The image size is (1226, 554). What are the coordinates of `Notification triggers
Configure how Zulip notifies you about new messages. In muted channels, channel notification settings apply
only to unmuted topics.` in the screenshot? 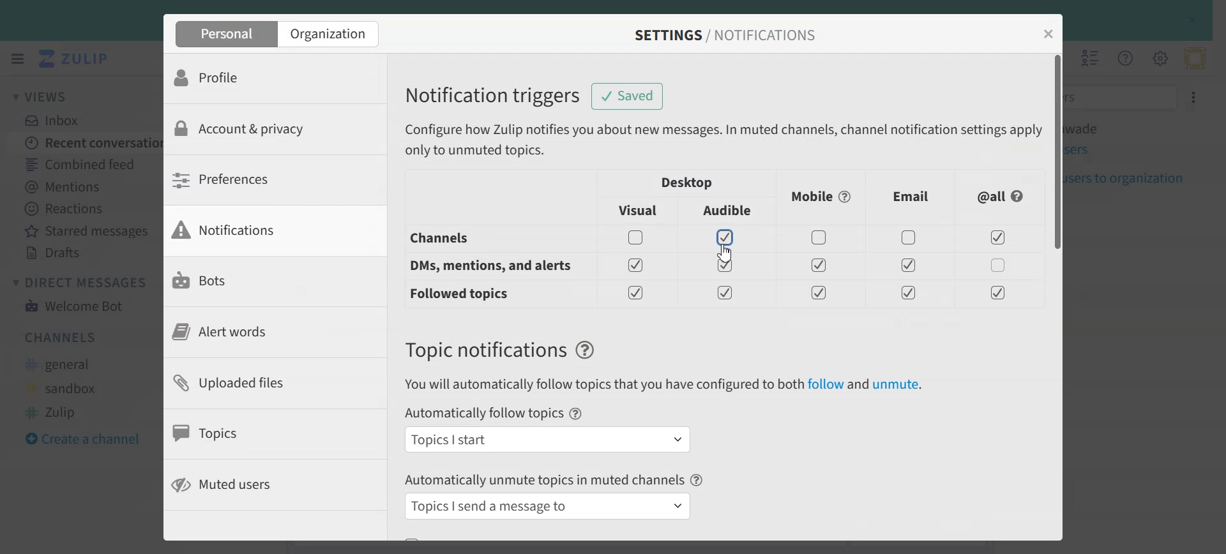 It's located at (720, 121).